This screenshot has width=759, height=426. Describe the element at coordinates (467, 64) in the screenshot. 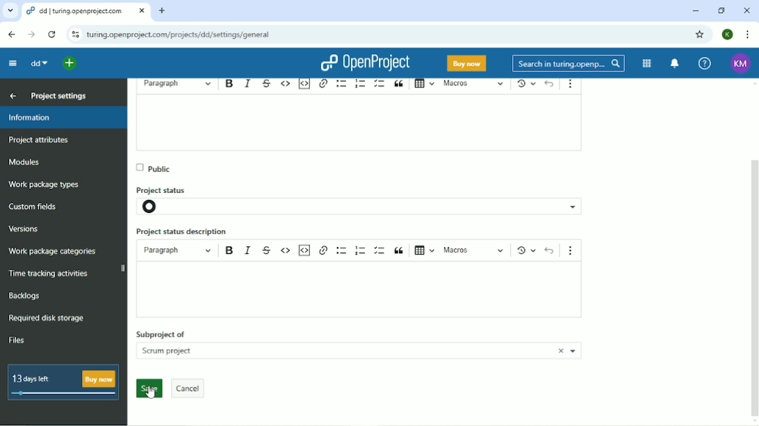

I see `Buy now` at that location.